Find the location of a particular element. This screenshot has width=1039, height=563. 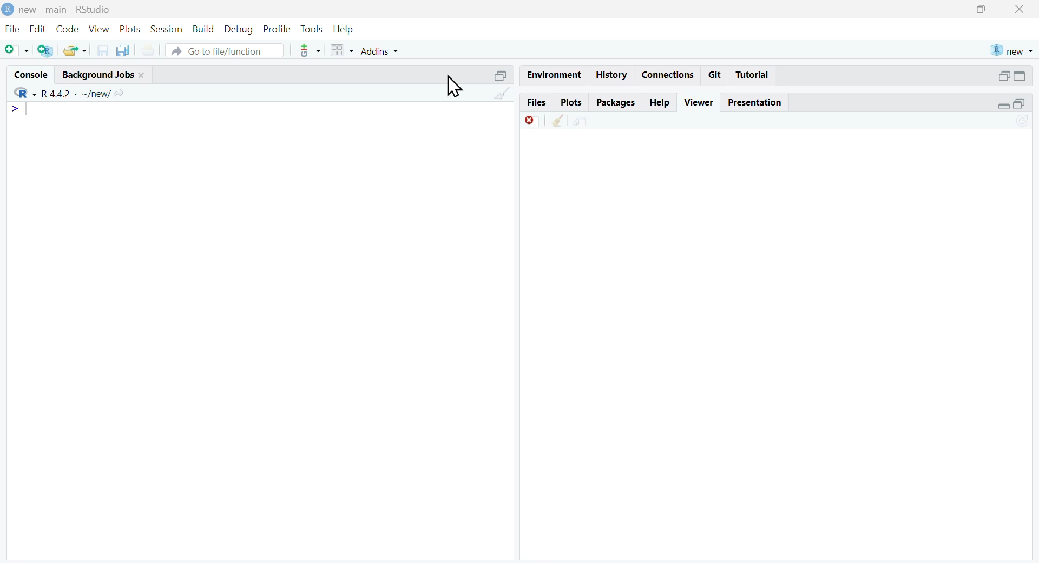

help is located at coordinates (661, 103).